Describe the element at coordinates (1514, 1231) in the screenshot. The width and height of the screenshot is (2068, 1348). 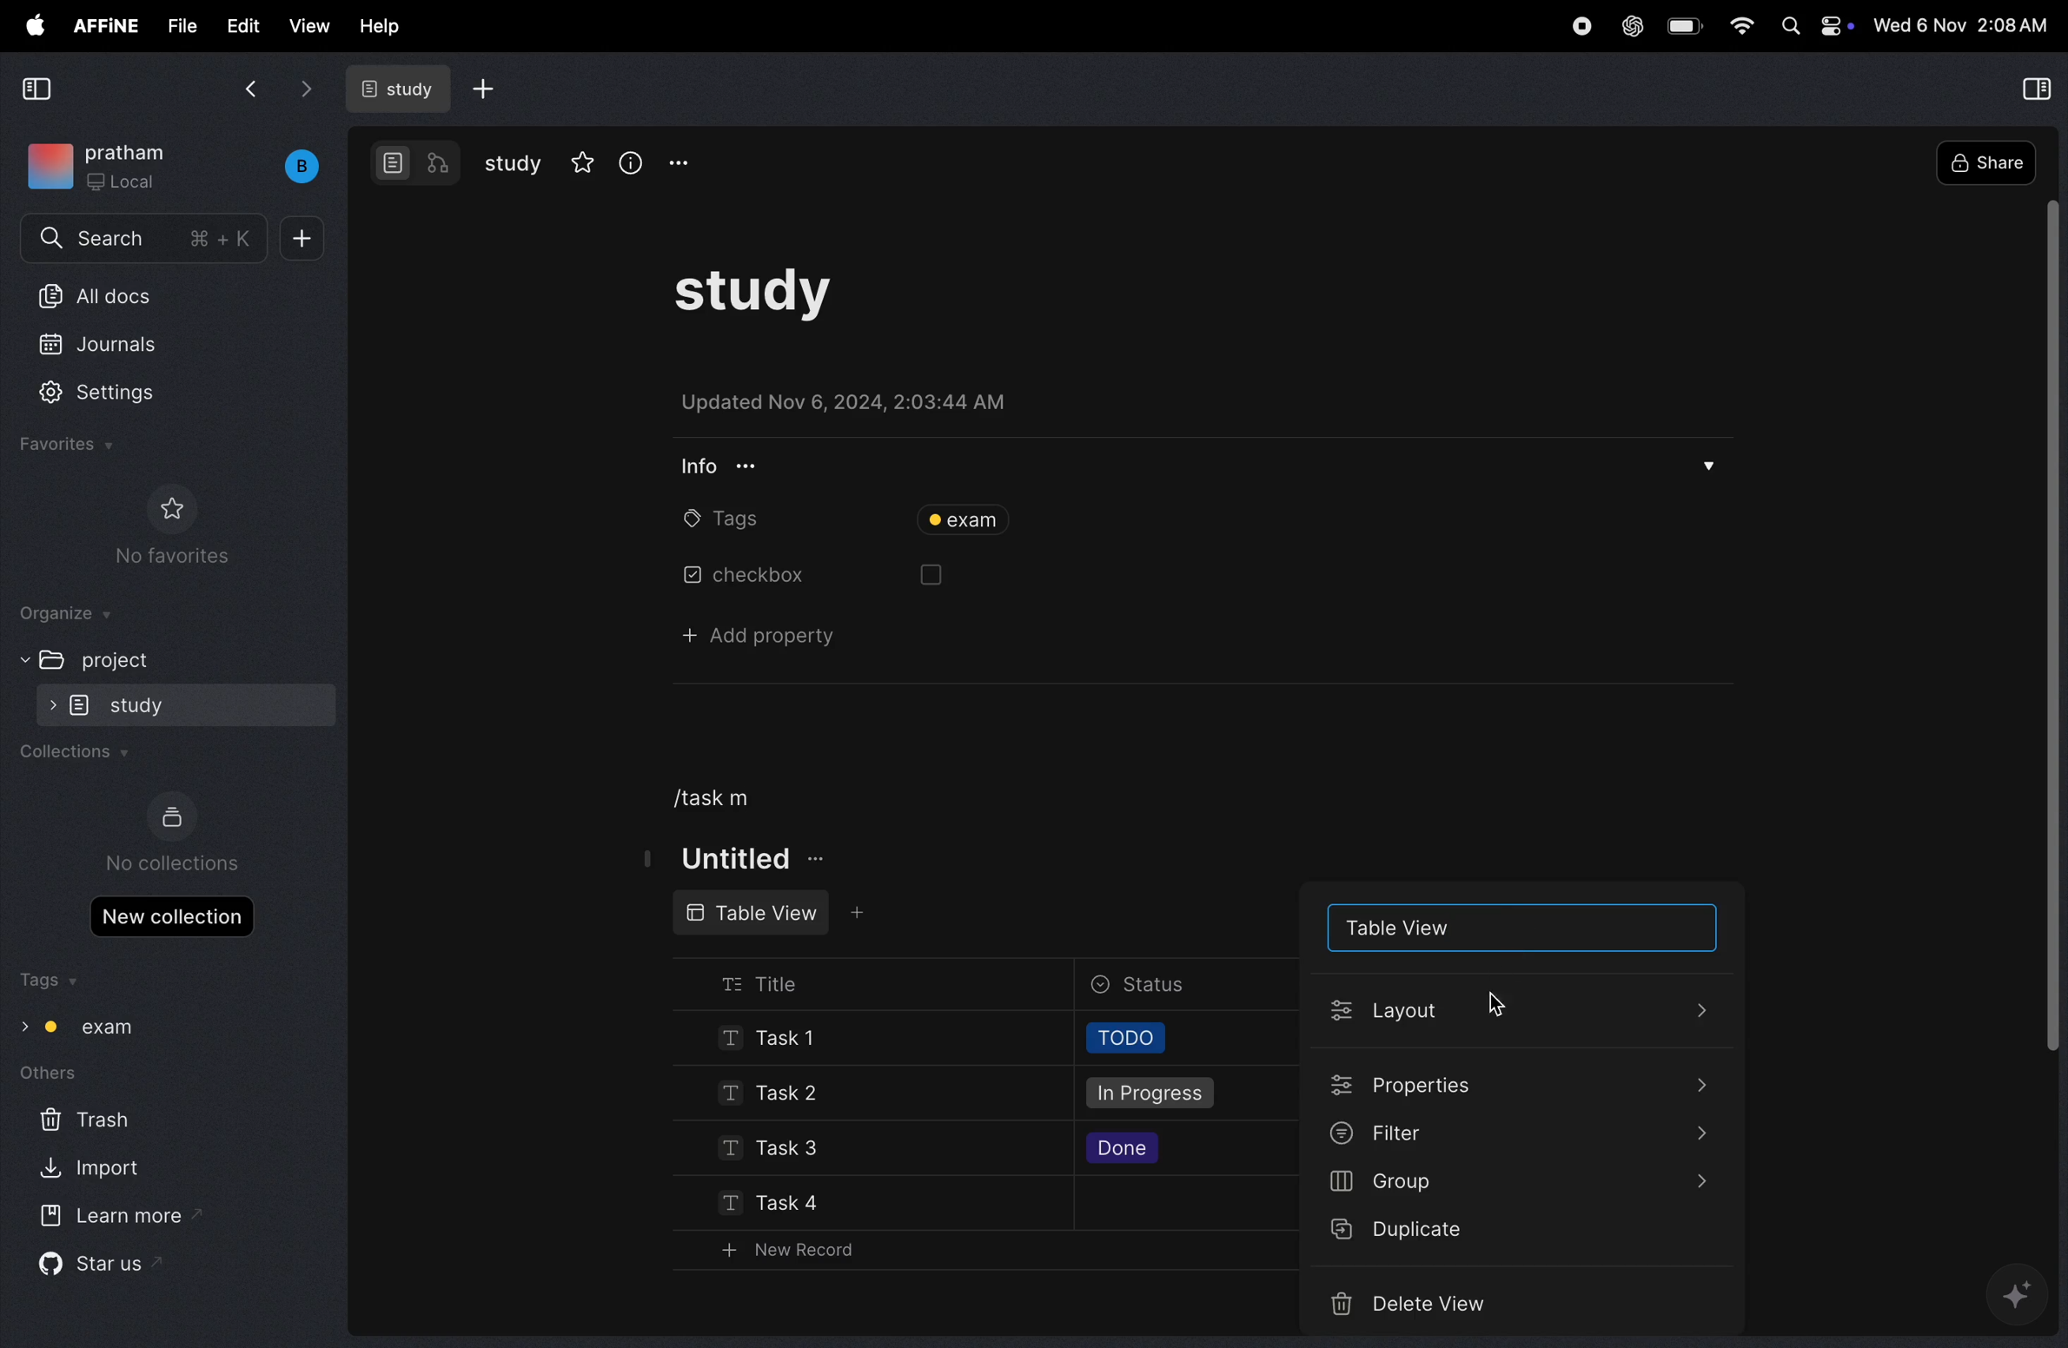
I see `duplicate` at that location.